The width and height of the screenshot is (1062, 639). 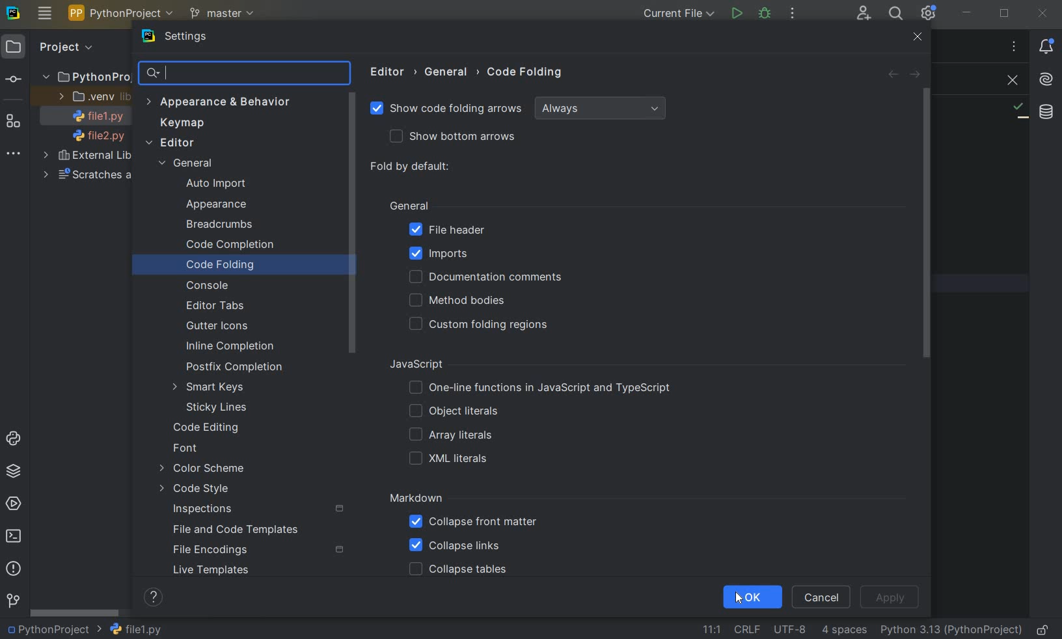 What do you see at coordinates (1019, 111) in the screenshot?
I see `NO PROBLEMS FOUND` at bounding box center [1019, 111].